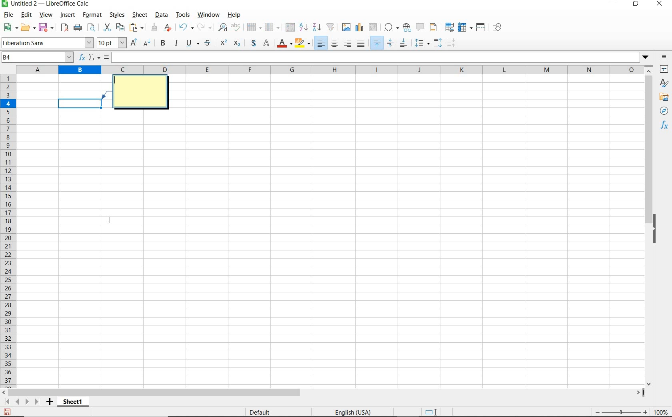  Describe the element at coordinates (222, 42) in the screenshot. I see `Superscript: Used to write exponents` at that location.